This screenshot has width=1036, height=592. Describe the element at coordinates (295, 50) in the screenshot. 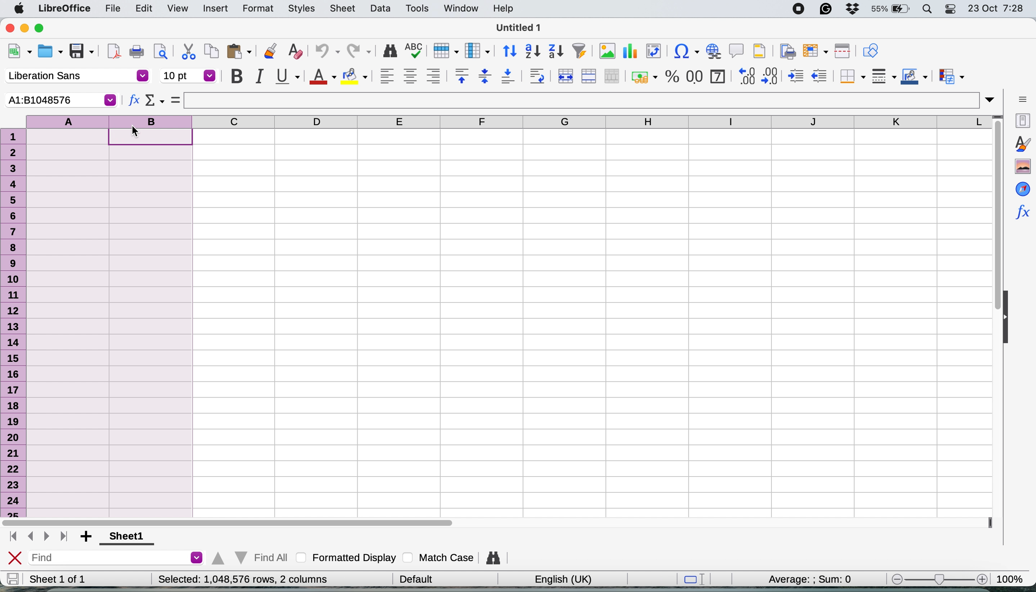

I see `clear direct formatting` at that location.